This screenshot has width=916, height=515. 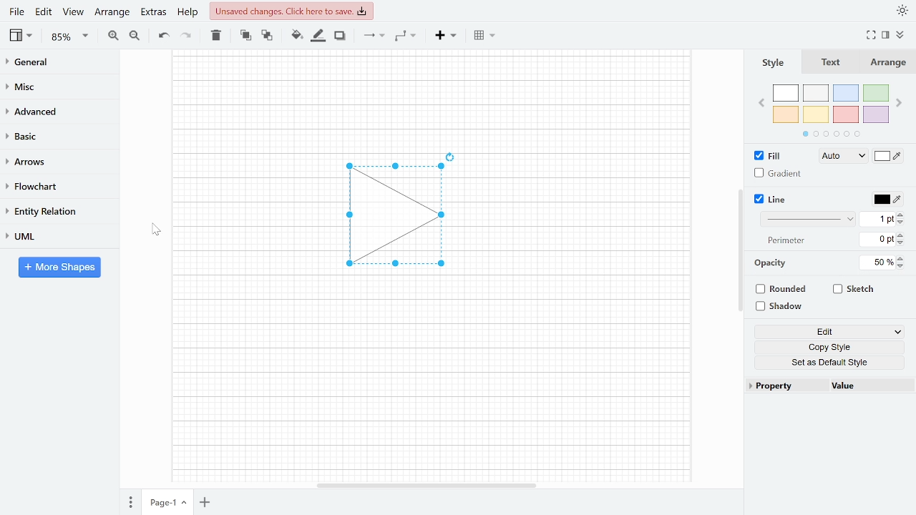 What do you see at coordinates (73, 11) in the screenshot?
I see `View` at bounding box center [73, 11].